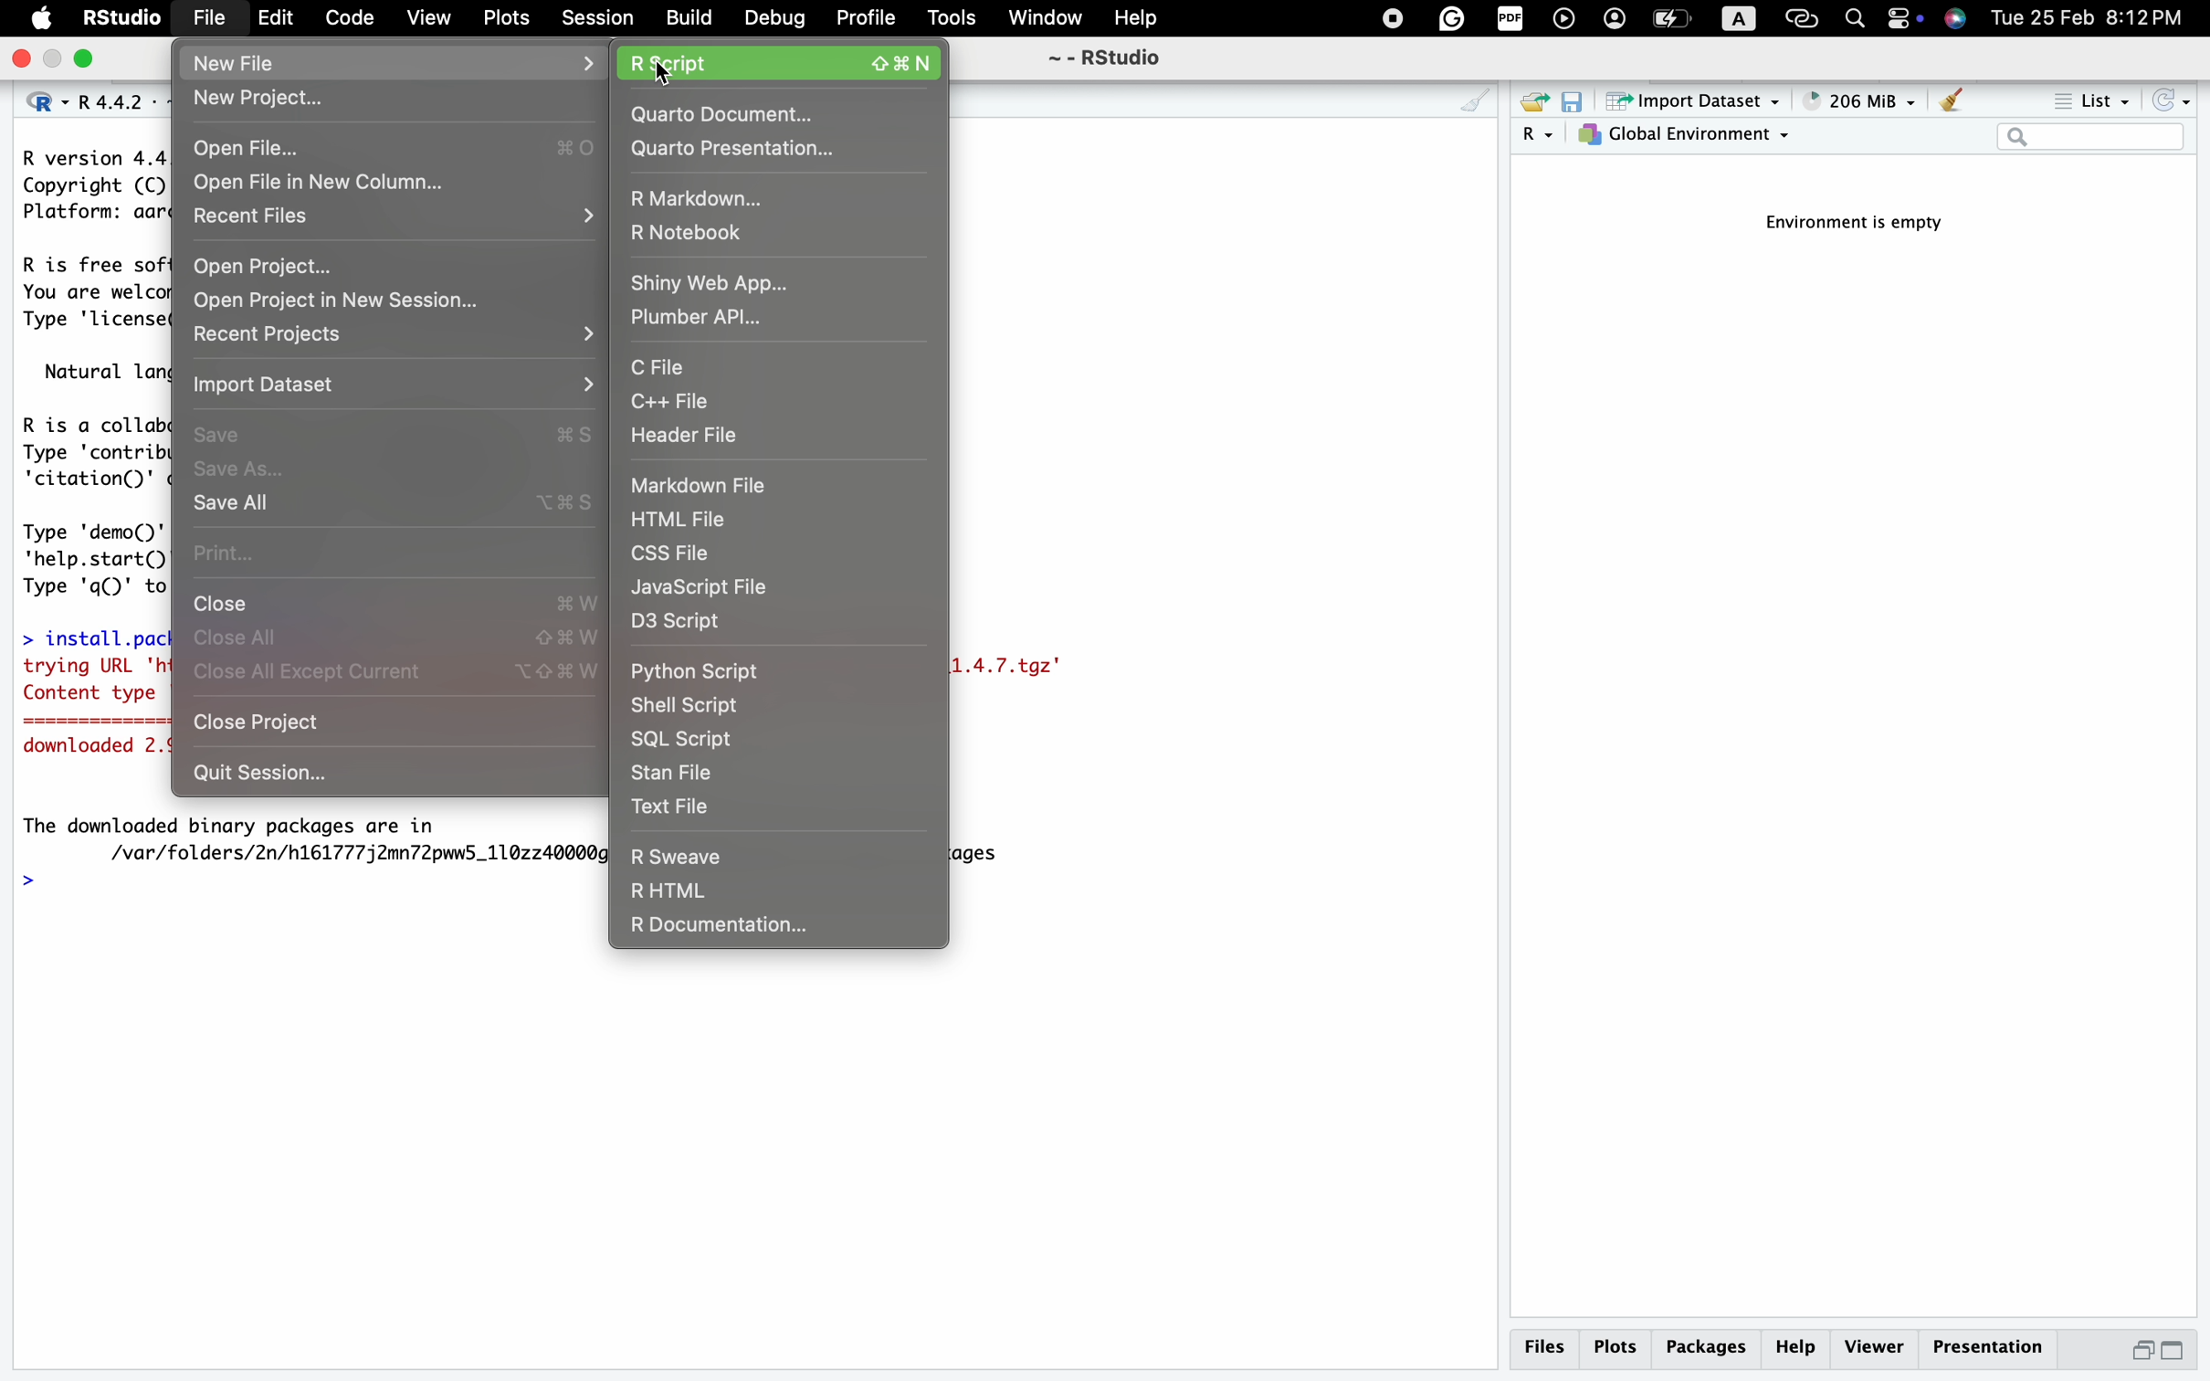 The image size is (2210, 1381). What do you see at coordinates (276, 20) in the screenshot?
I see `edit` at bounding box center [276, 20].